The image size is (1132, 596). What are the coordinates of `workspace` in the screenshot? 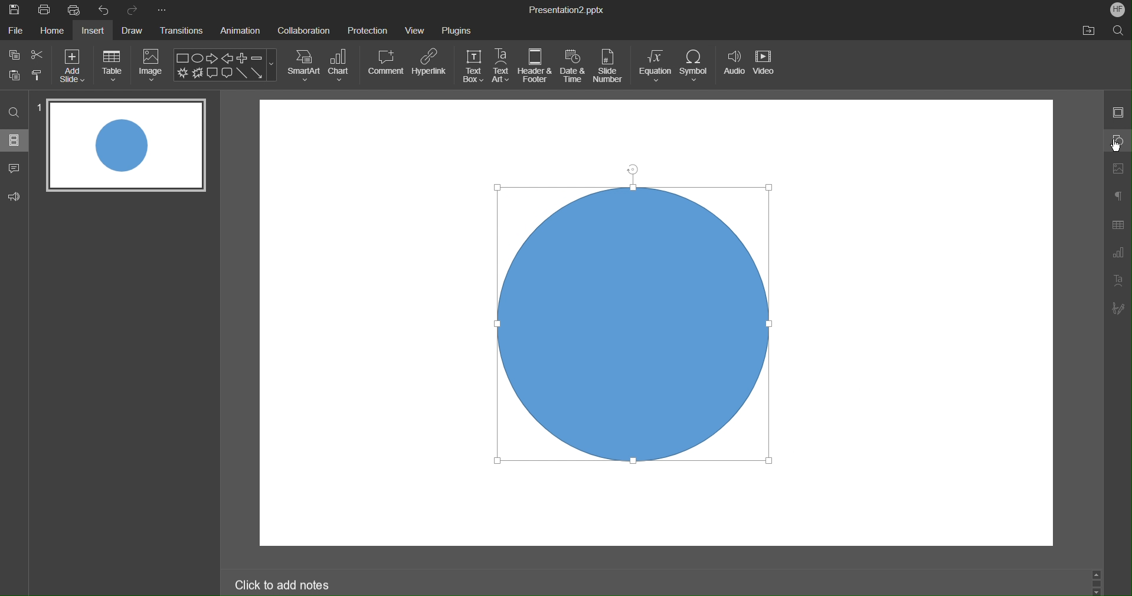 It's located at (640, 137).